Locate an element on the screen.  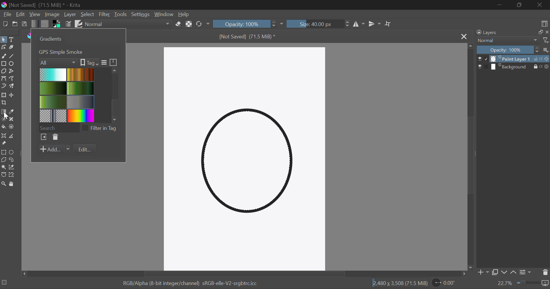
Colorize Mask Tool is located at coordinates (4, 120).